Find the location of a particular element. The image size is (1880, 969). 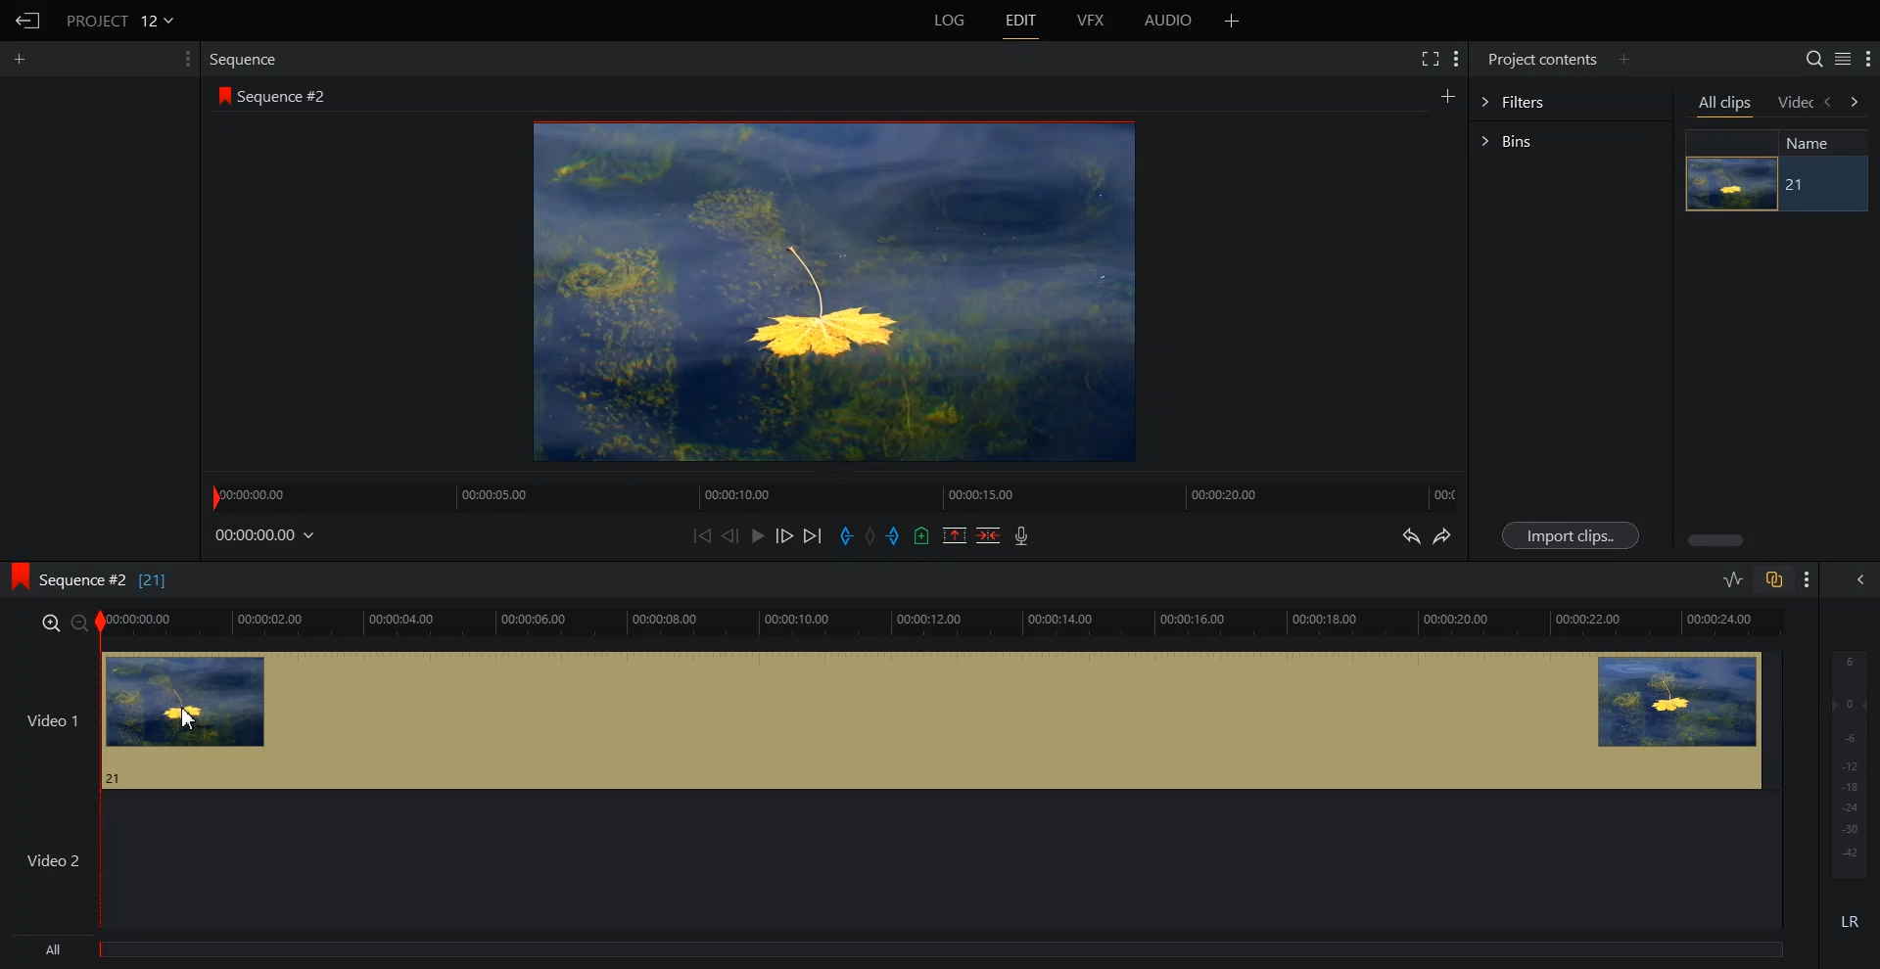

File Name is located at coordinates (122, 20).